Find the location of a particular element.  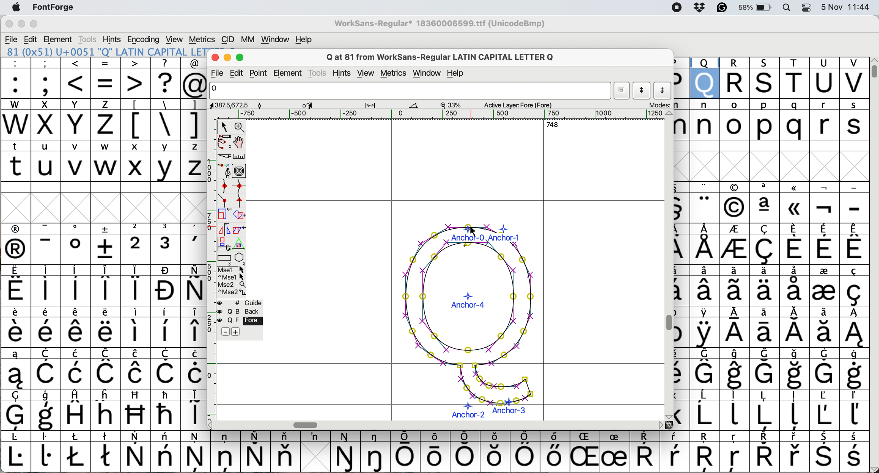

skew the selection is located at coordinates (239, 229).